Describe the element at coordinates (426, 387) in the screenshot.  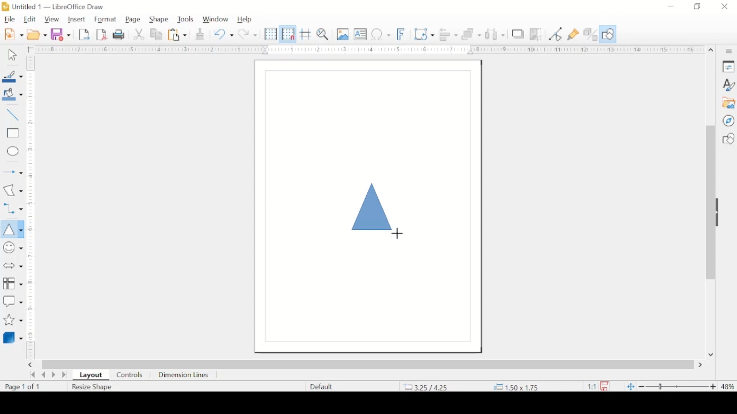
I see `coordinate` at that location.